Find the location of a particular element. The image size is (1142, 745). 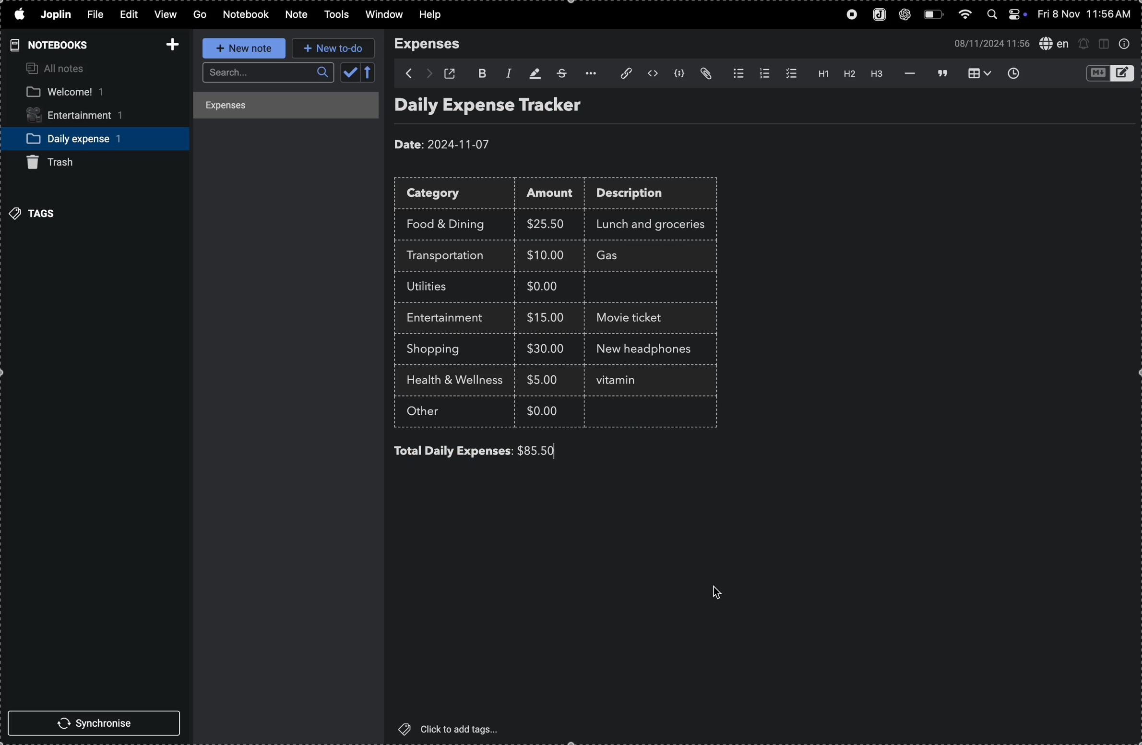

battery is located at coordinates (933, 15).